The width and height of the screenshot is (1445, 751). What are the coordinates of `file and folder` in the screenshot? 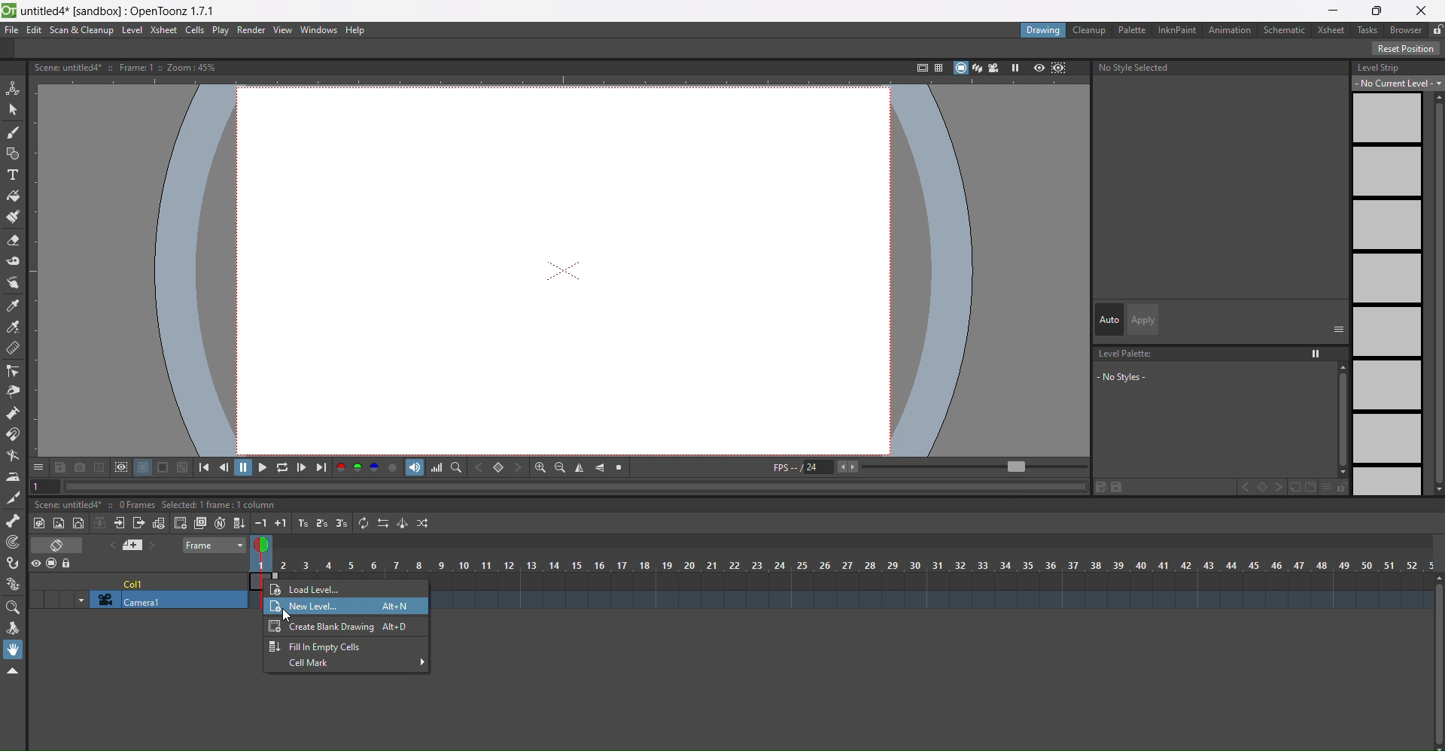 It's located at (1303, 487).